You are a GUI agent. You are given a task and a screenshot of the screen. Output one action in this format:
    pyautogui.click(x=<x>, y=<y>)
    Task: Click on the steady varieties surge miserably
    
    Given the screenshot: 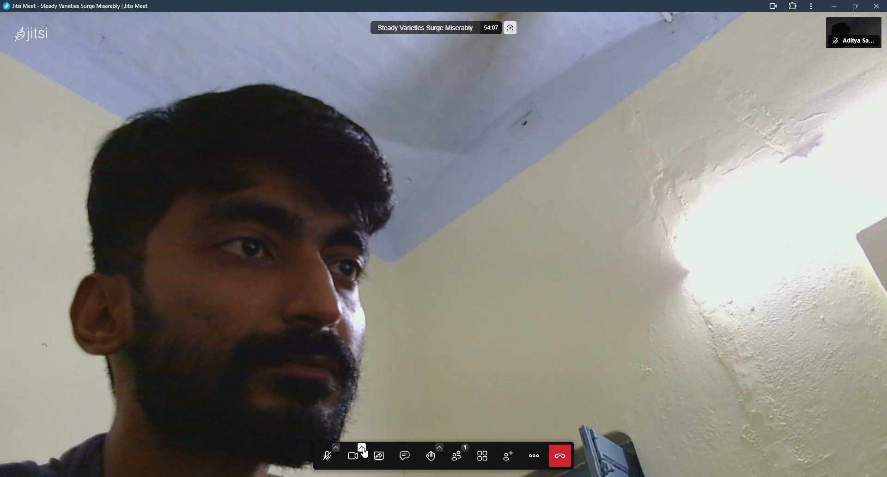 What is the action you would take?
    pyautogui.click(x=424, y=28)
    